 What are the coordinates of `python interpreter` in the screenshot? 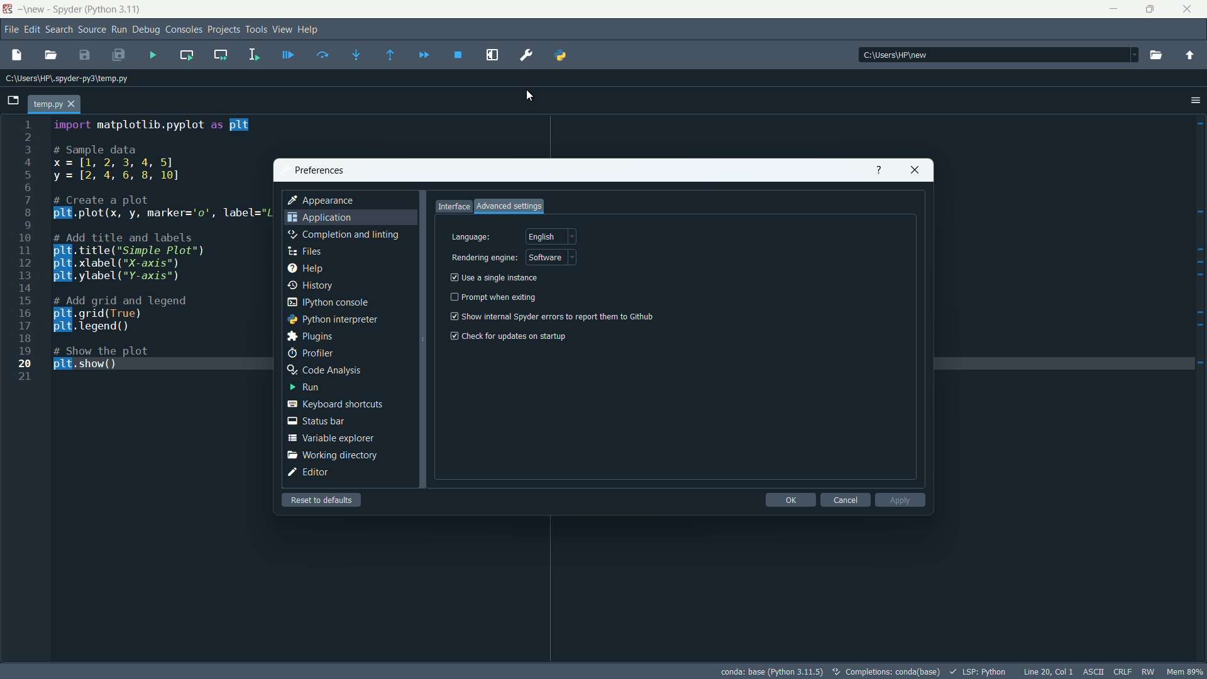 It's located at (333, 319).